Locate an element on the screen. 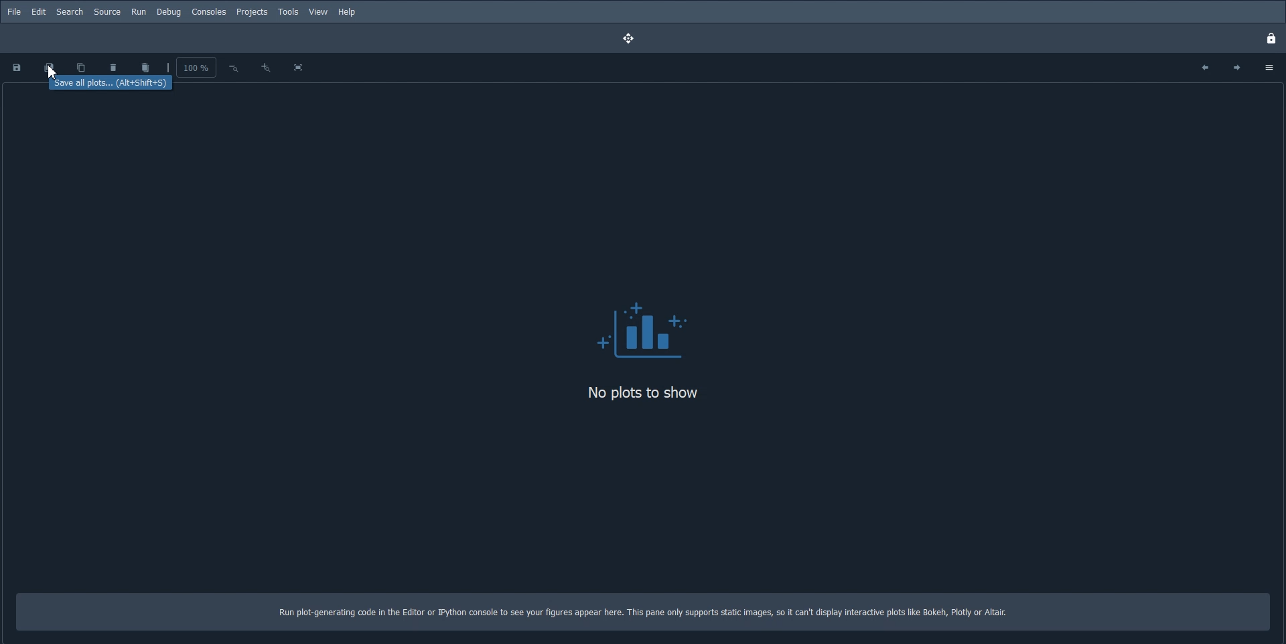 The width and height of the screenshot is (1286, 644). Projects is located at coordinates (252, 12).